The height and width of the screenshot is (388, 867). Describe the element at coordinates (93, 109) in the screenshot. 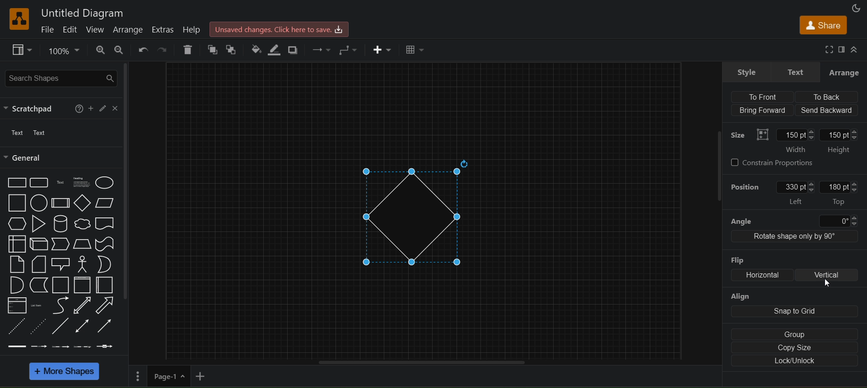

I see `add` at that location.